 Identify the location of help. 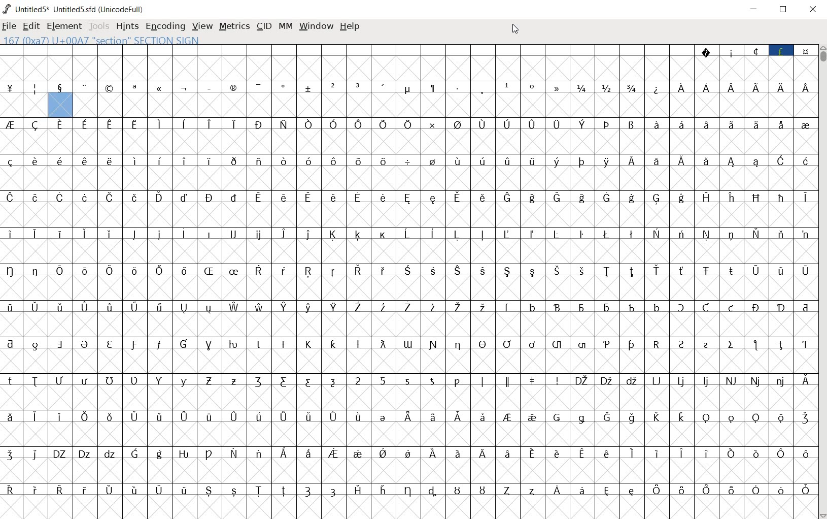
(350, 26).